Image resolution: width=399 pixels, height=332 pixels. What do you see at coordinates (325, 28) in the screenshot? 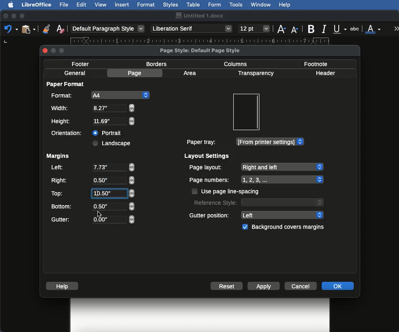
I see `Italics` at bounding box center [325, 28].